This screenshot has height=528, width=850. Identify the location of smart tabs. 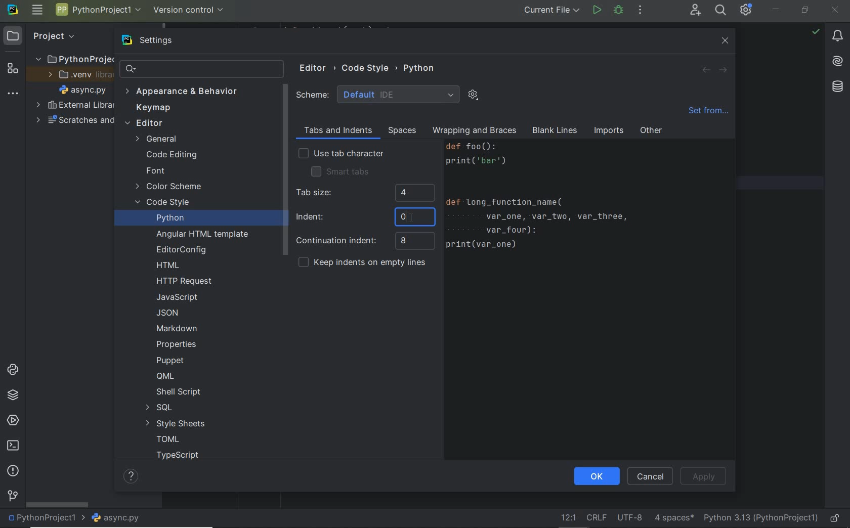
(340, 171).